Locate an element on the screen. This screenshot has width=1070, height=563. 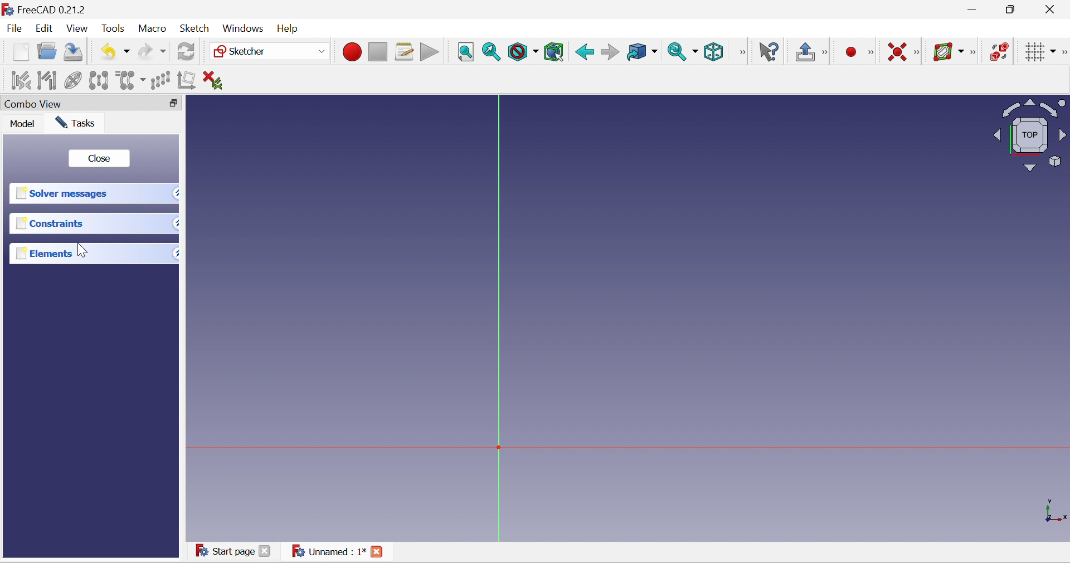
Remove axes alignment is located at coordinates (187, 79).